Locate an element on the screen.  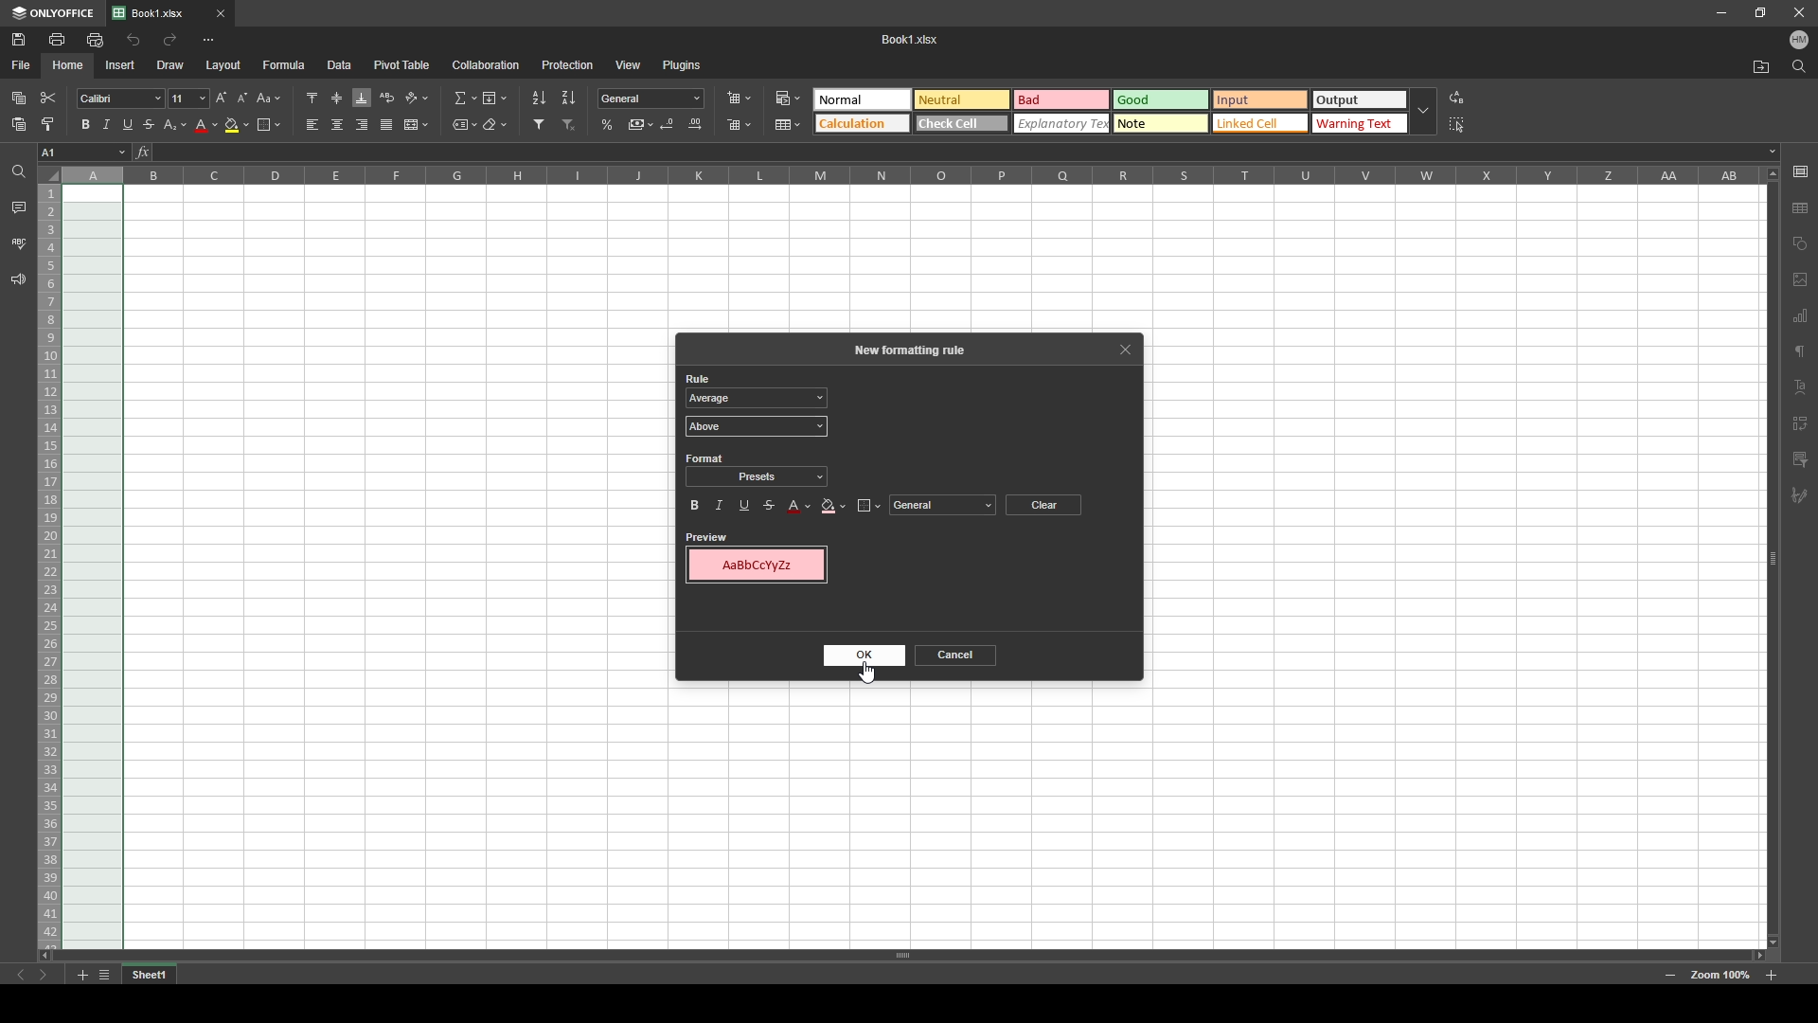
clear is located at coordinates (1043, 504).